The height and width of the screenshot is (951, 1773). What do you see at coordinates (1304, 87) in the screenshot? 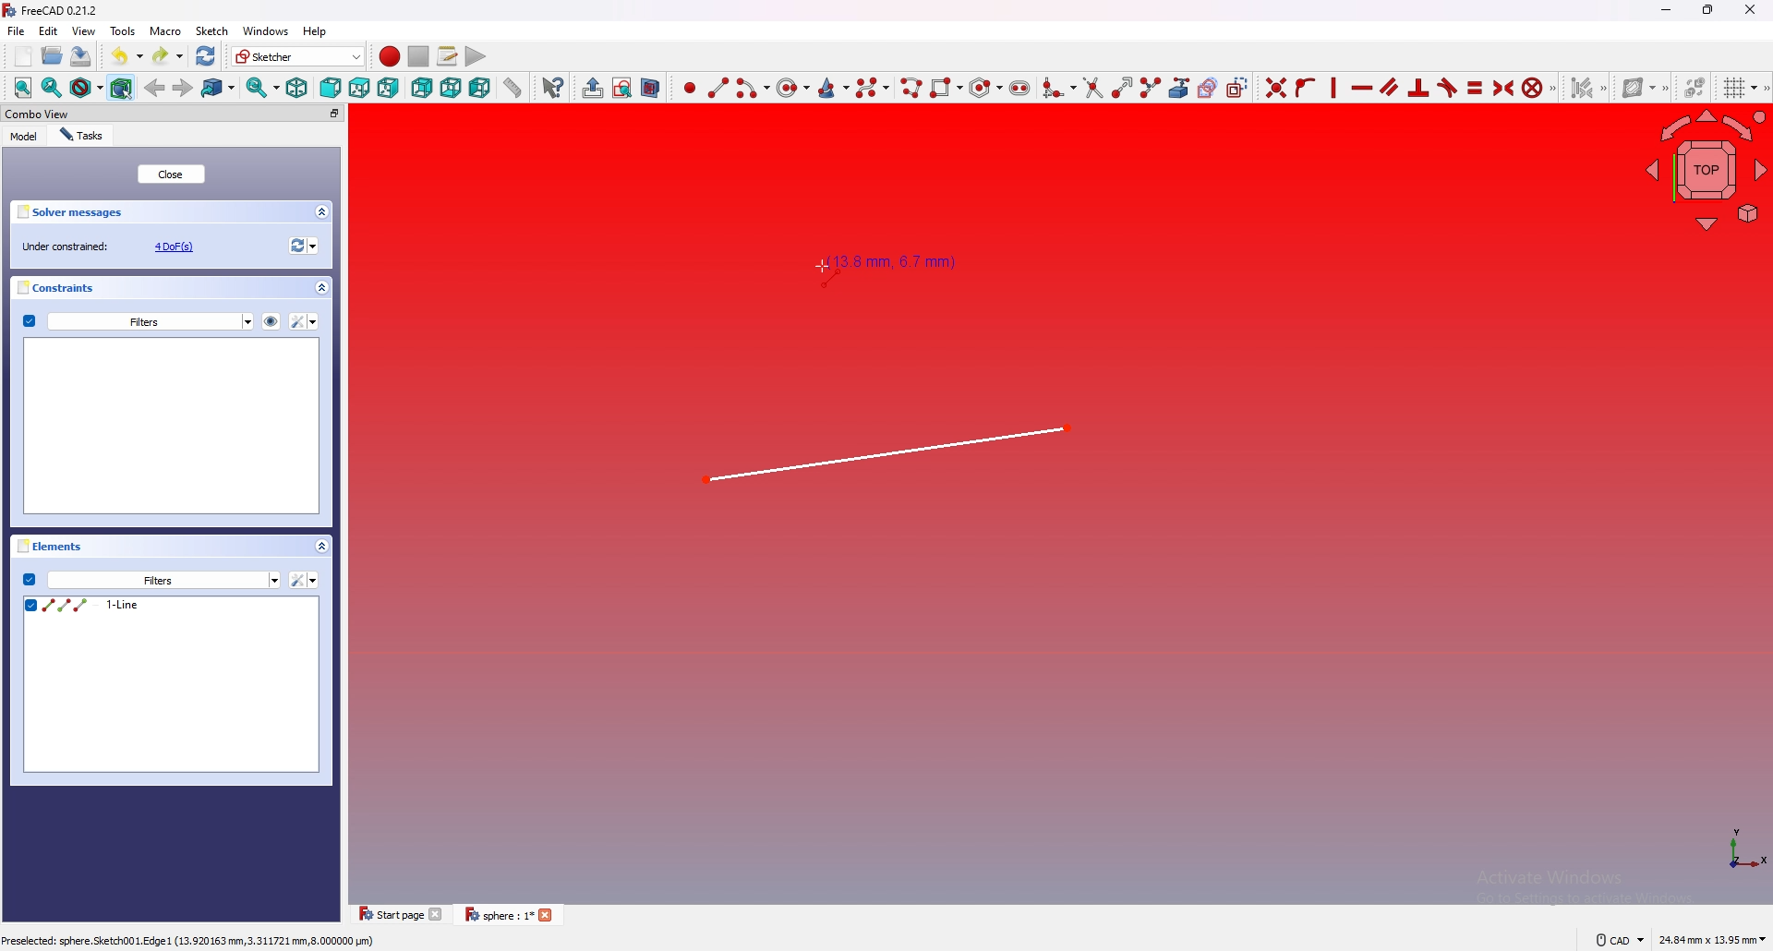
I see `Constrain point onto object` at bounding box center [1304, 87].